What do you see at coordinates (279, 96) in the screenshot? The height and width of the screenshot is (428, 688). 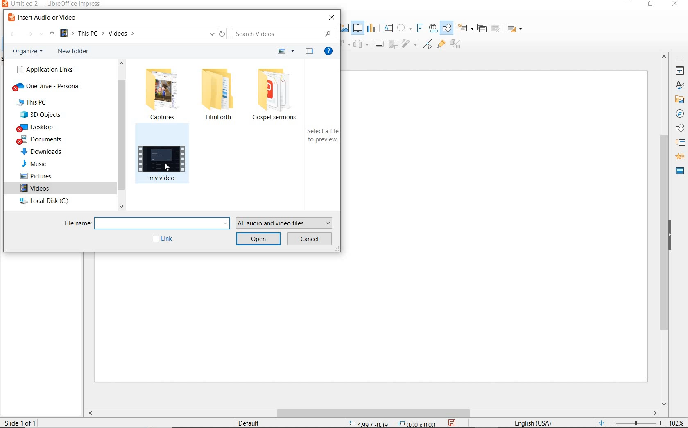 I see `Gospel sermons folder` at bounding box center [279, 96].